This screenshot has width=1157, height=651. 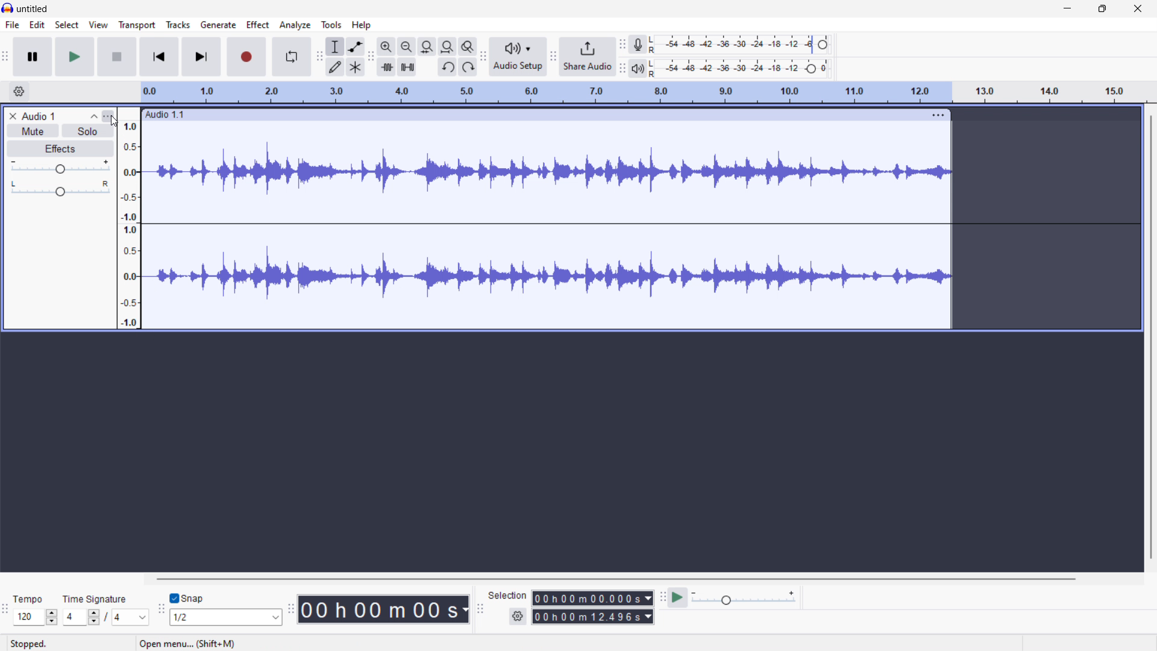 I want to click on audio setup toolbar, so click(x=483, y=57).